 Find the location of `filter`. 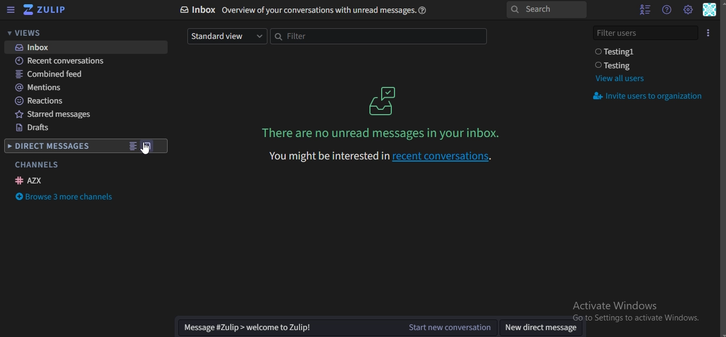

filter is located at coordinates (377, 37).